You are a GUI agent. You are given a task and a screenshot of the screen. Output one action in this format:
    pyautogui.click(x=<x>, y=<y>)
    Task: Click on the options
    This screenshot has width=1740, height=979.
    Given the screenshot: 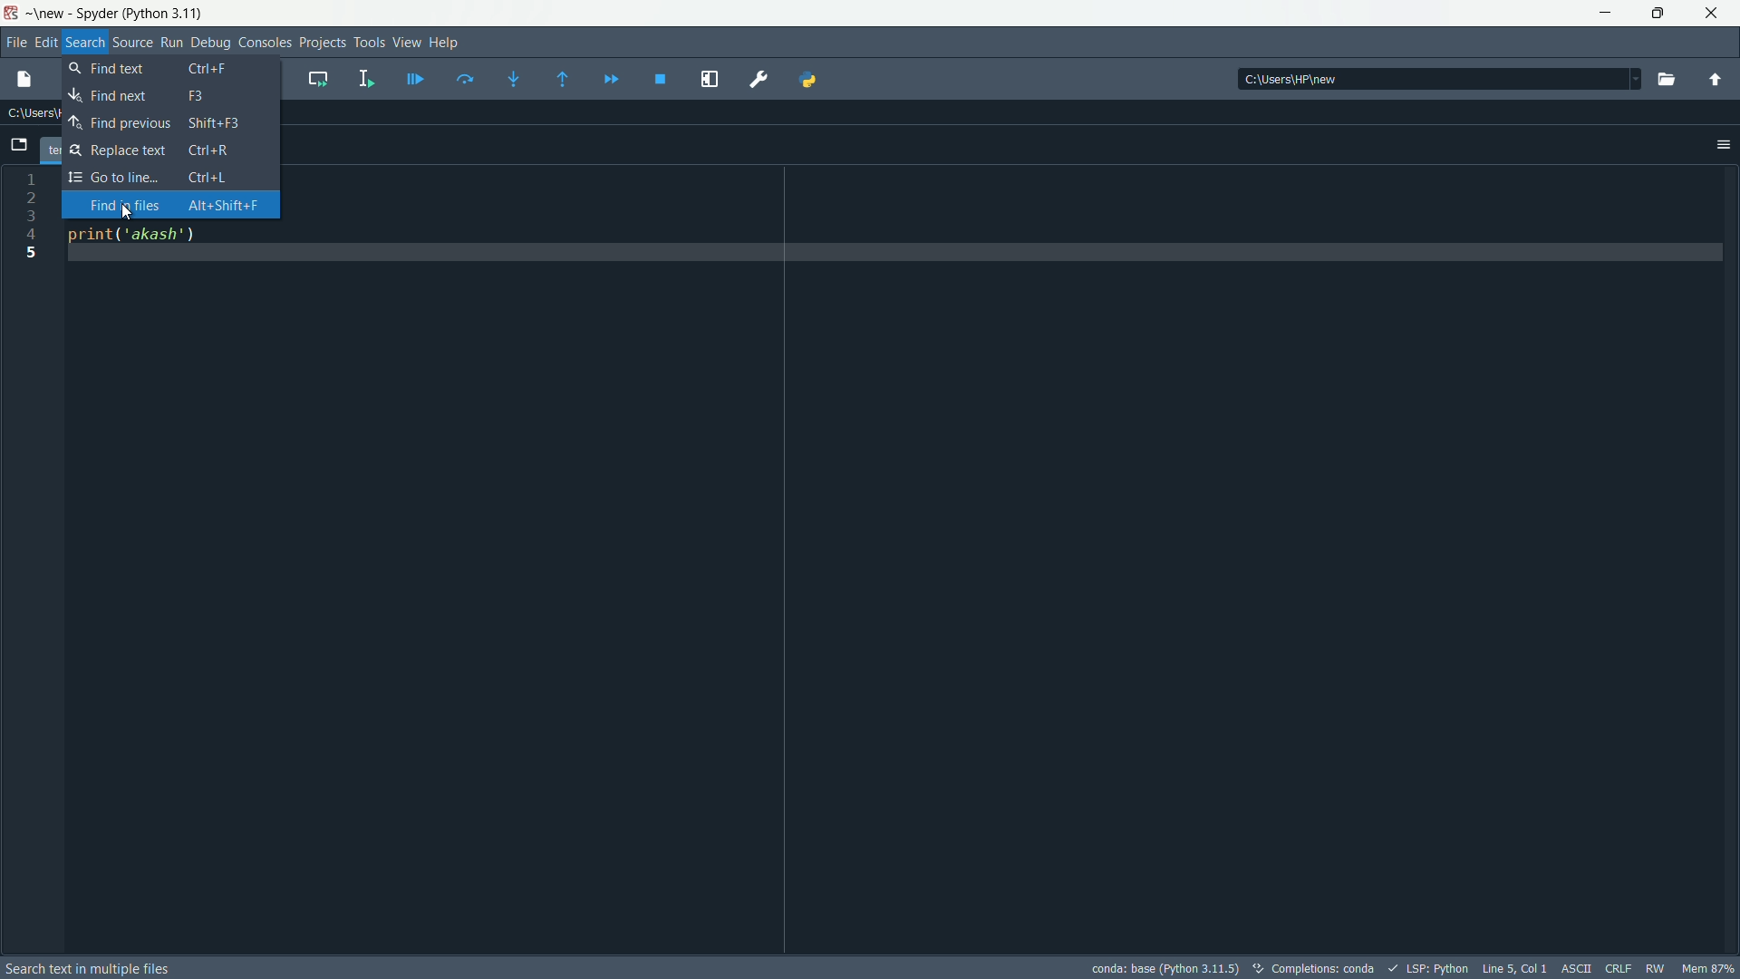 What is the action you would take?
    pyautogui.click(x=1724, y=145)
    